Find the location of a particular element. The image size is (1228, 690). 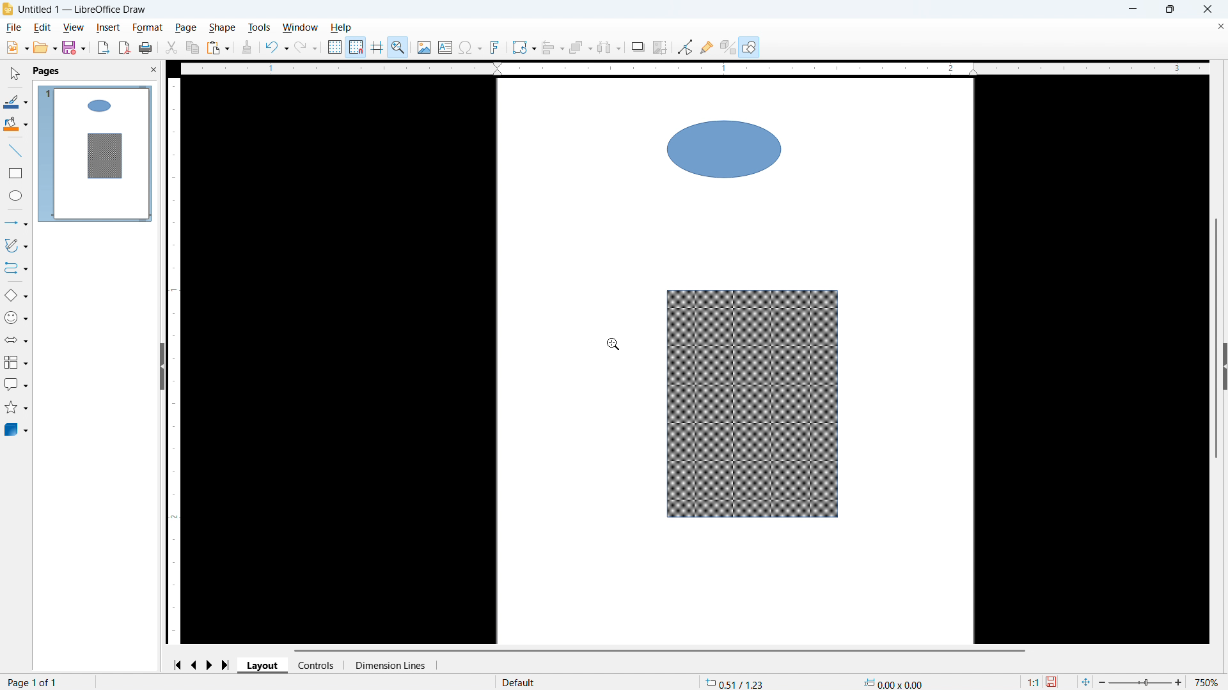

Toggle extrusion  is located at coordinates (728, 47).